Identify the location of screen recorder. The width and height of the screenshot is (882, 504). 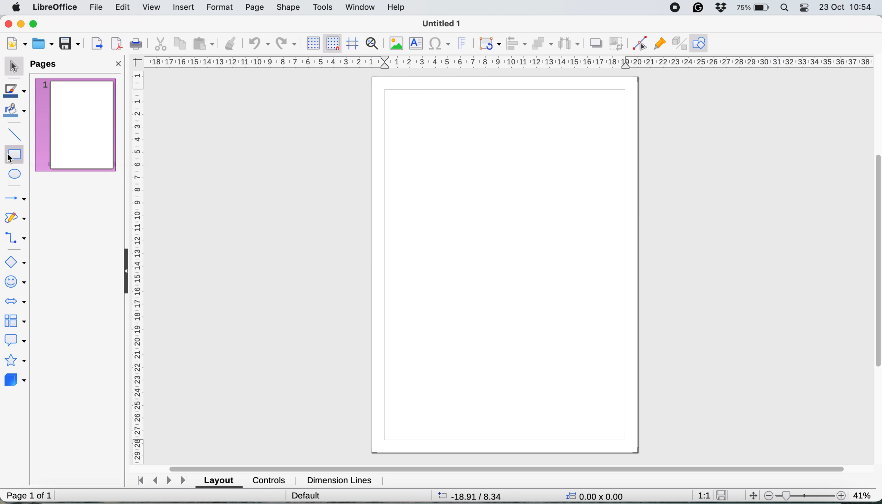
(674, 8).